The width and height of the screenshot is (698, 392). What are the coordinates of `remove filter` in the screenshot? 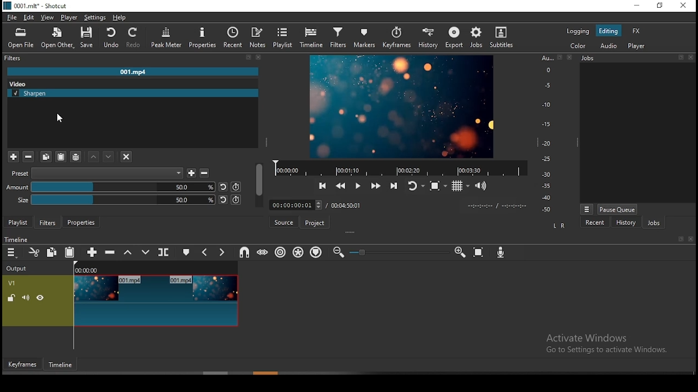 It's located at (29, 157).